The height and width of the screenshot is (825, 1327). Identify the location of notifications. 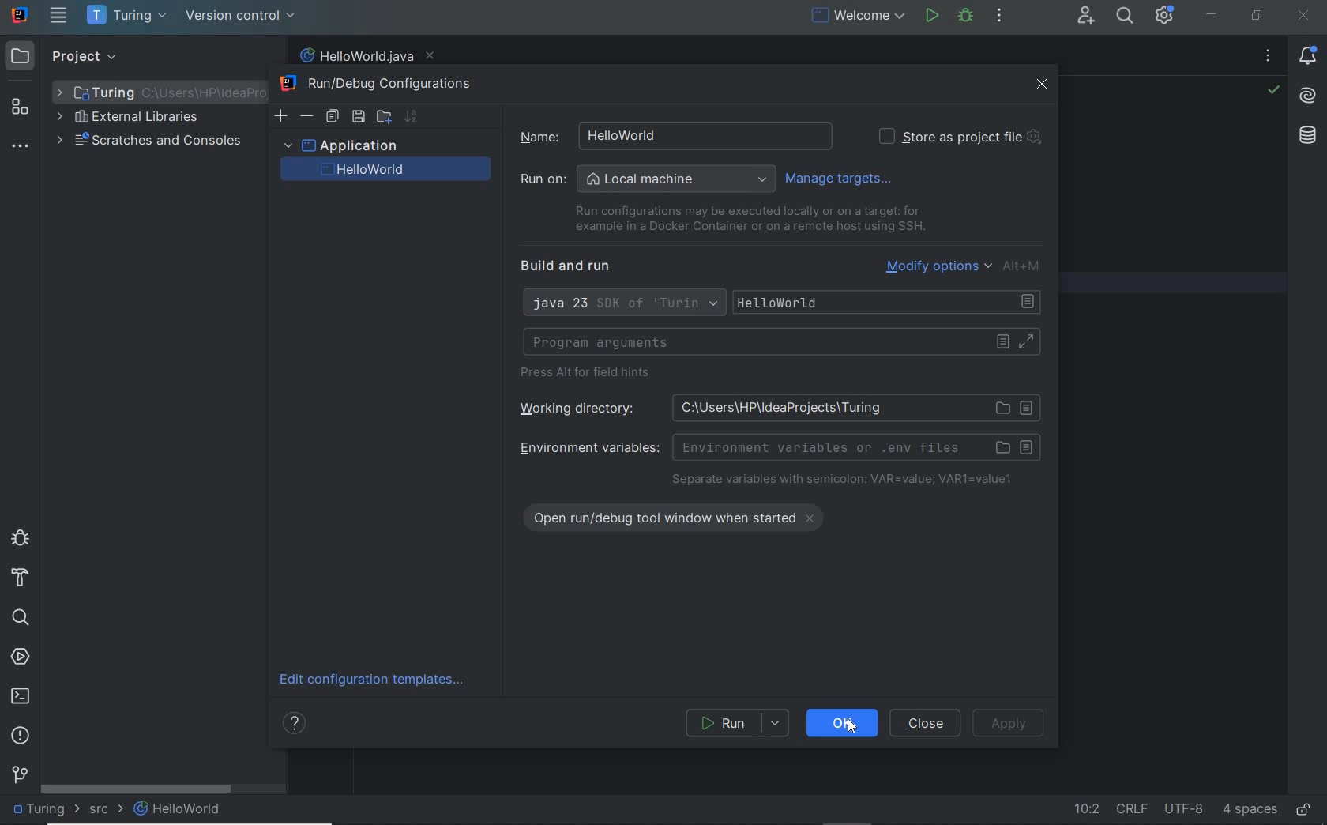
(1310, 57).